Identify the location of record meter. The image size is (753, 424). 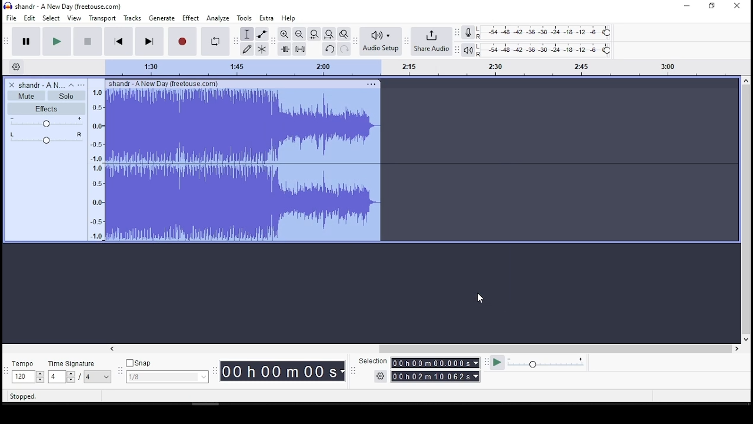
(469, 33).